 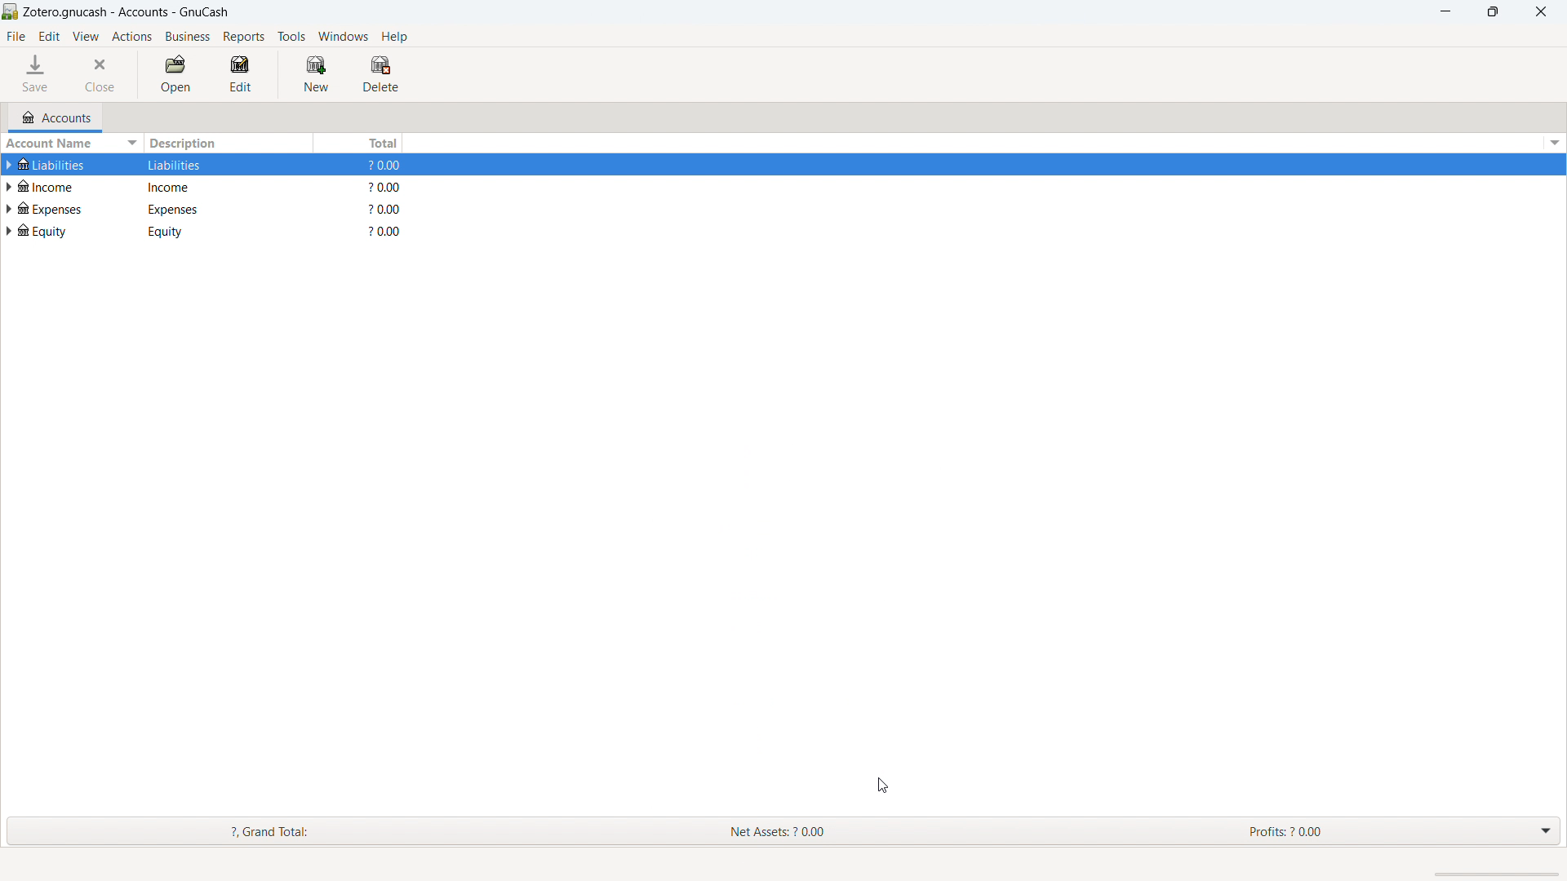 I want to click on business, so click(x=189, y=37).